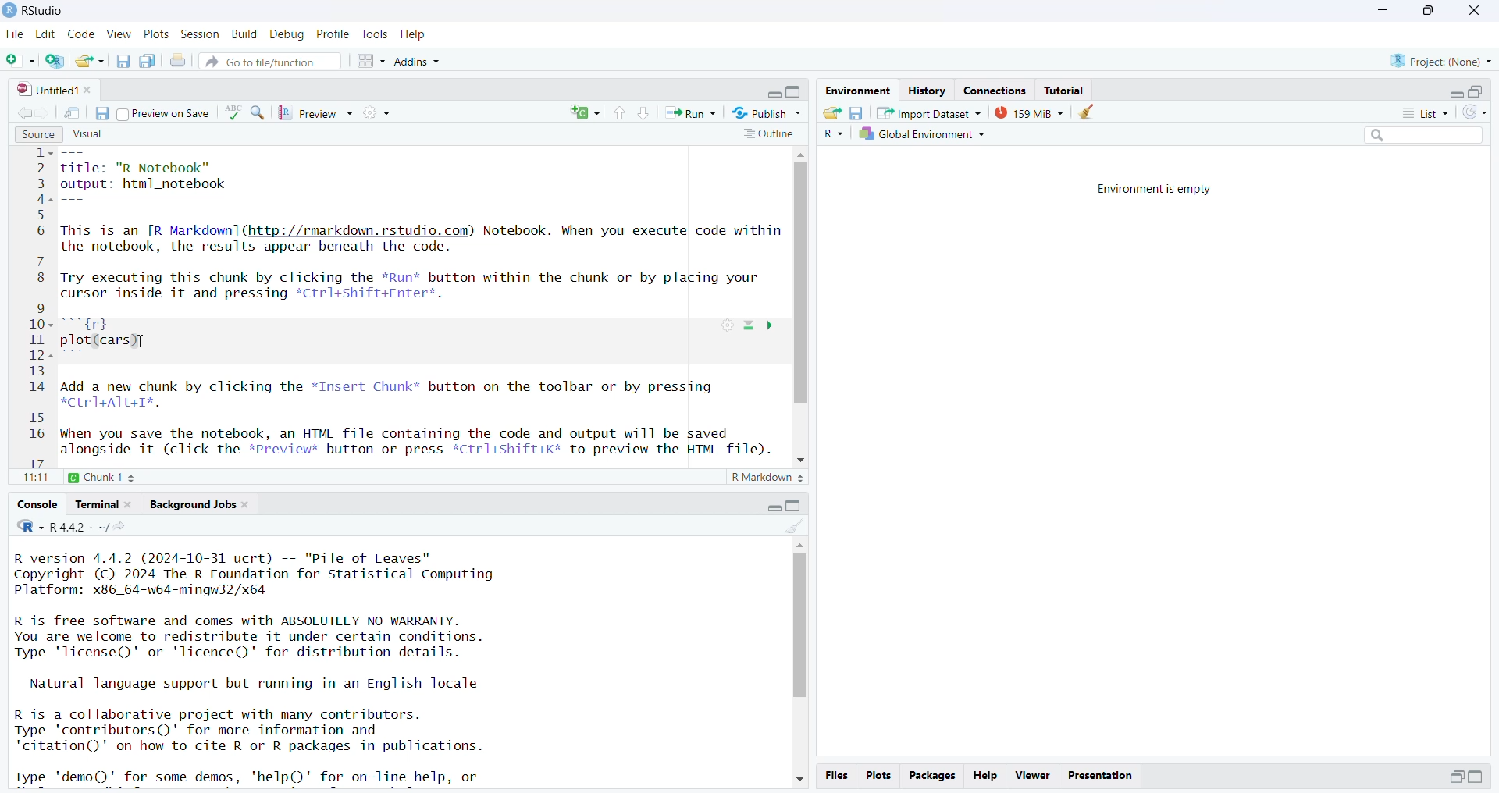  What do you see at coordinates (38, 478) in the screenshot?
I see `11:11` at bounding box center [38, 478].